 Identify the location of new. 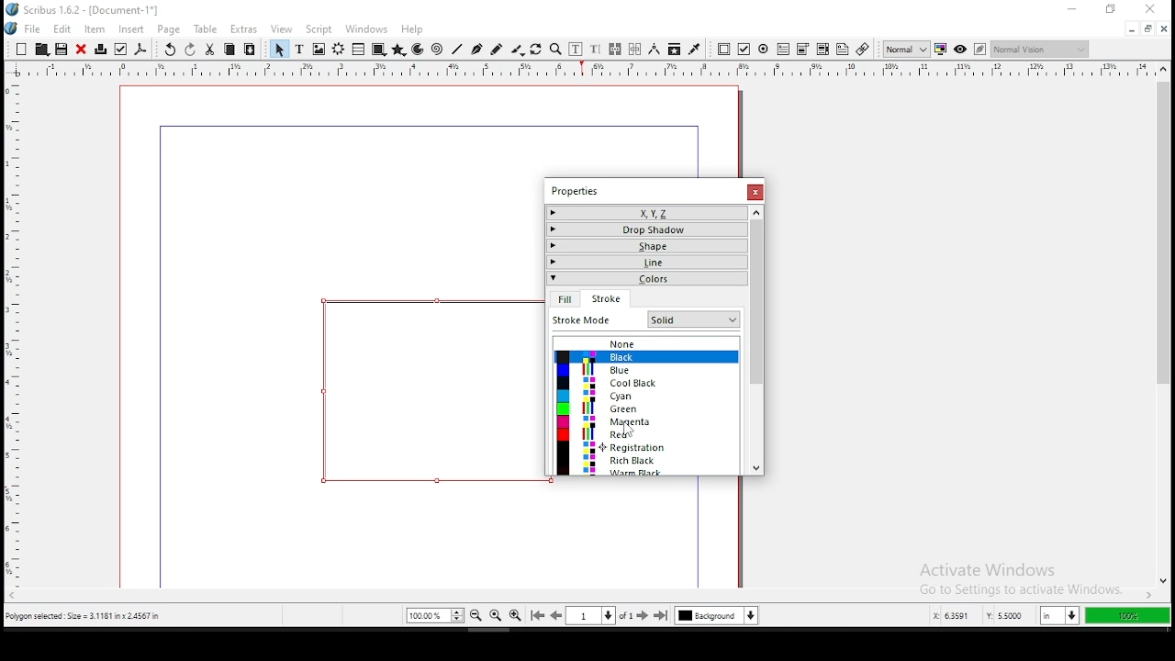
(21, 48).